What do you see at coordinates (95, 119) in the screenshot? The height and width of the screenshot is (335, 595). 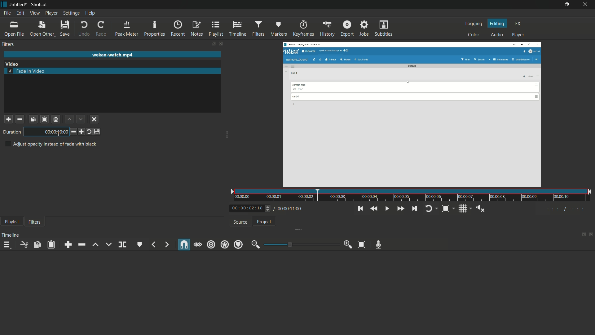 I see `deselect the filter` at bounding box center [95, 119].